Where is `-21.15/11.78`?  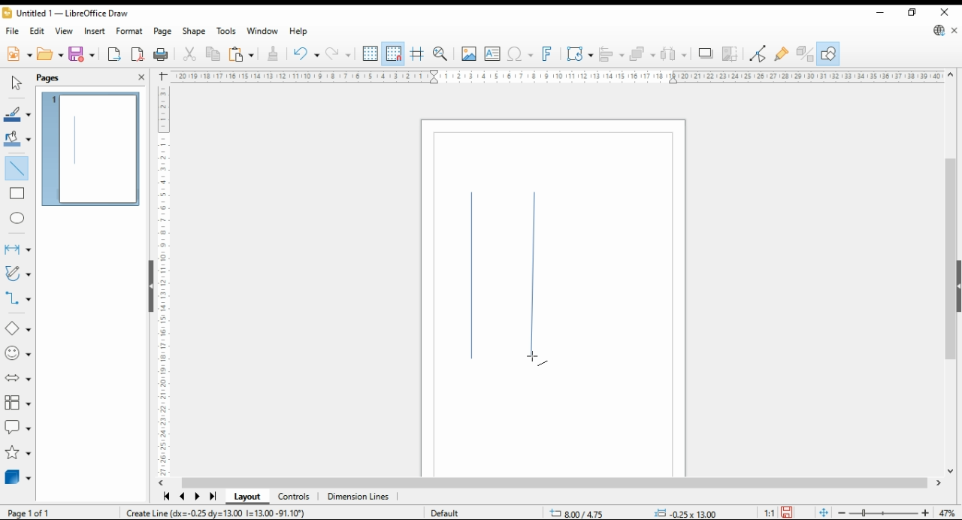 -21.15/11.78 is located at coordinates (583, 512).